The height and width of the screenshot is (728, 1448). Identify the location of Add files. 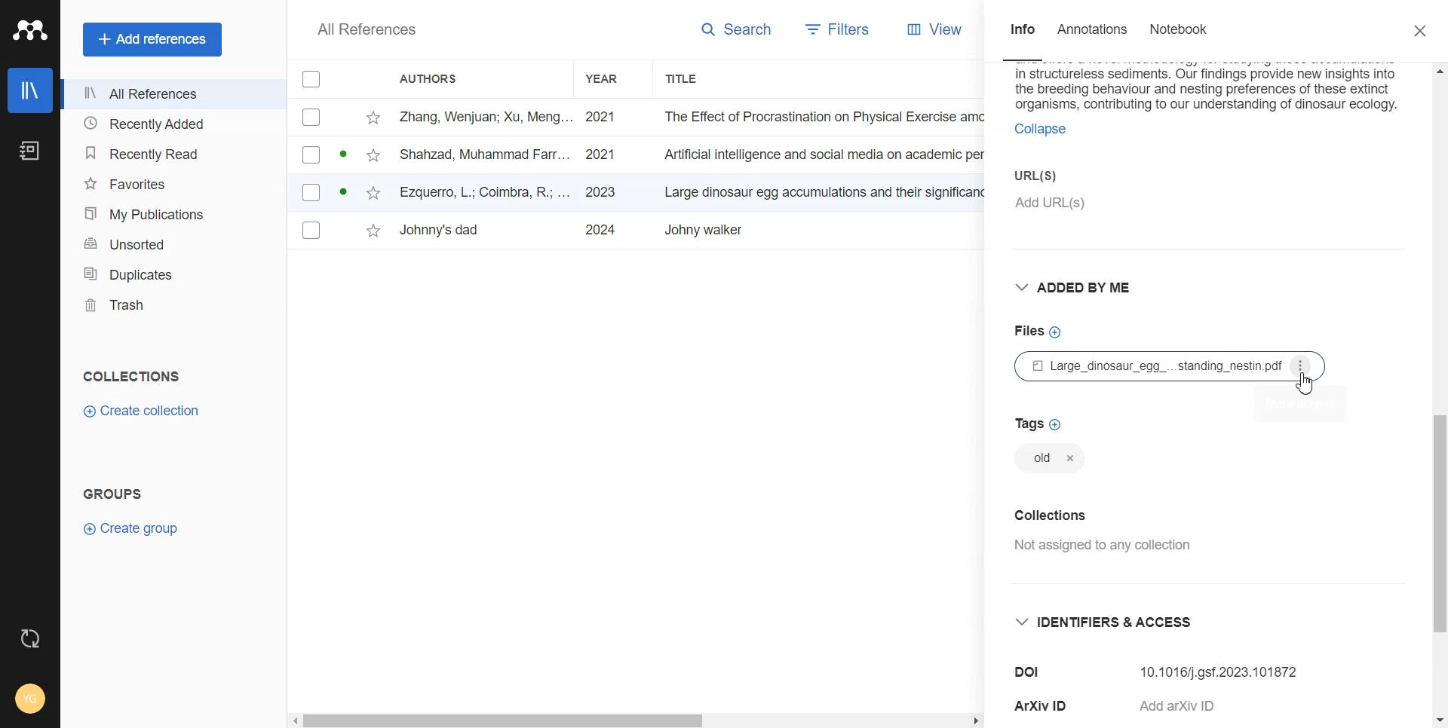
(1037, 331).